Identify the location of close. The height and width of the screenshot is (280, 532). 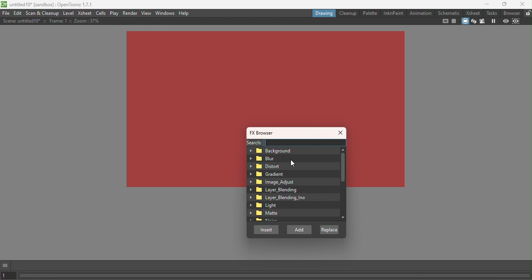
(523, 3).